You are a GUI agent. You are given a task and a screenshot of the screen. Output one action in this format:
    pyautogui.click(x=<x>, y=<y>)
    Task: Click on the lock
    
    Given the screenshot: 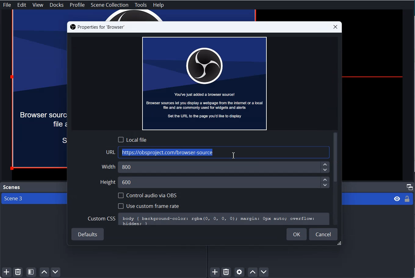 What is the action you would take?
    pyautogui.click(x=407, y=200)
    